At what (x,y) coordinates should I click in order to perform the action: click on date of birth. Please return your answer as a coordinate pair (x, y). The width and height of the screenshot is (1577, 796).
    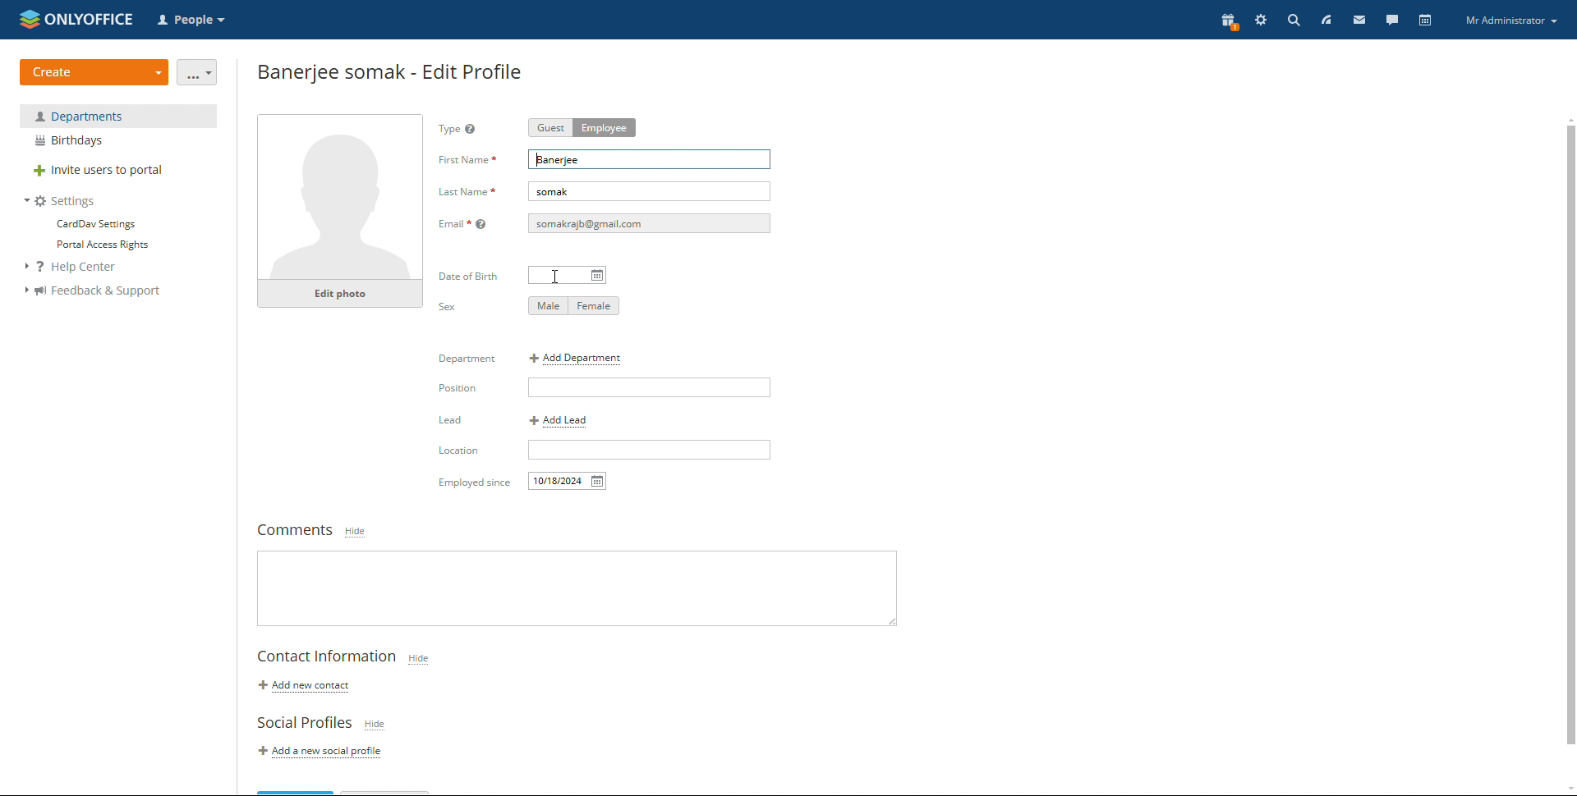
    Looking at the image, I should click on (568, 276).